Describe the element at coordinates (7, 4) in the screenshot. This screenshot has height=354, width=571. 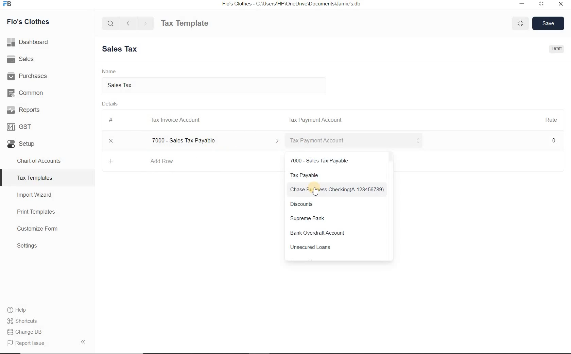
I see `FB Logo` at that location.